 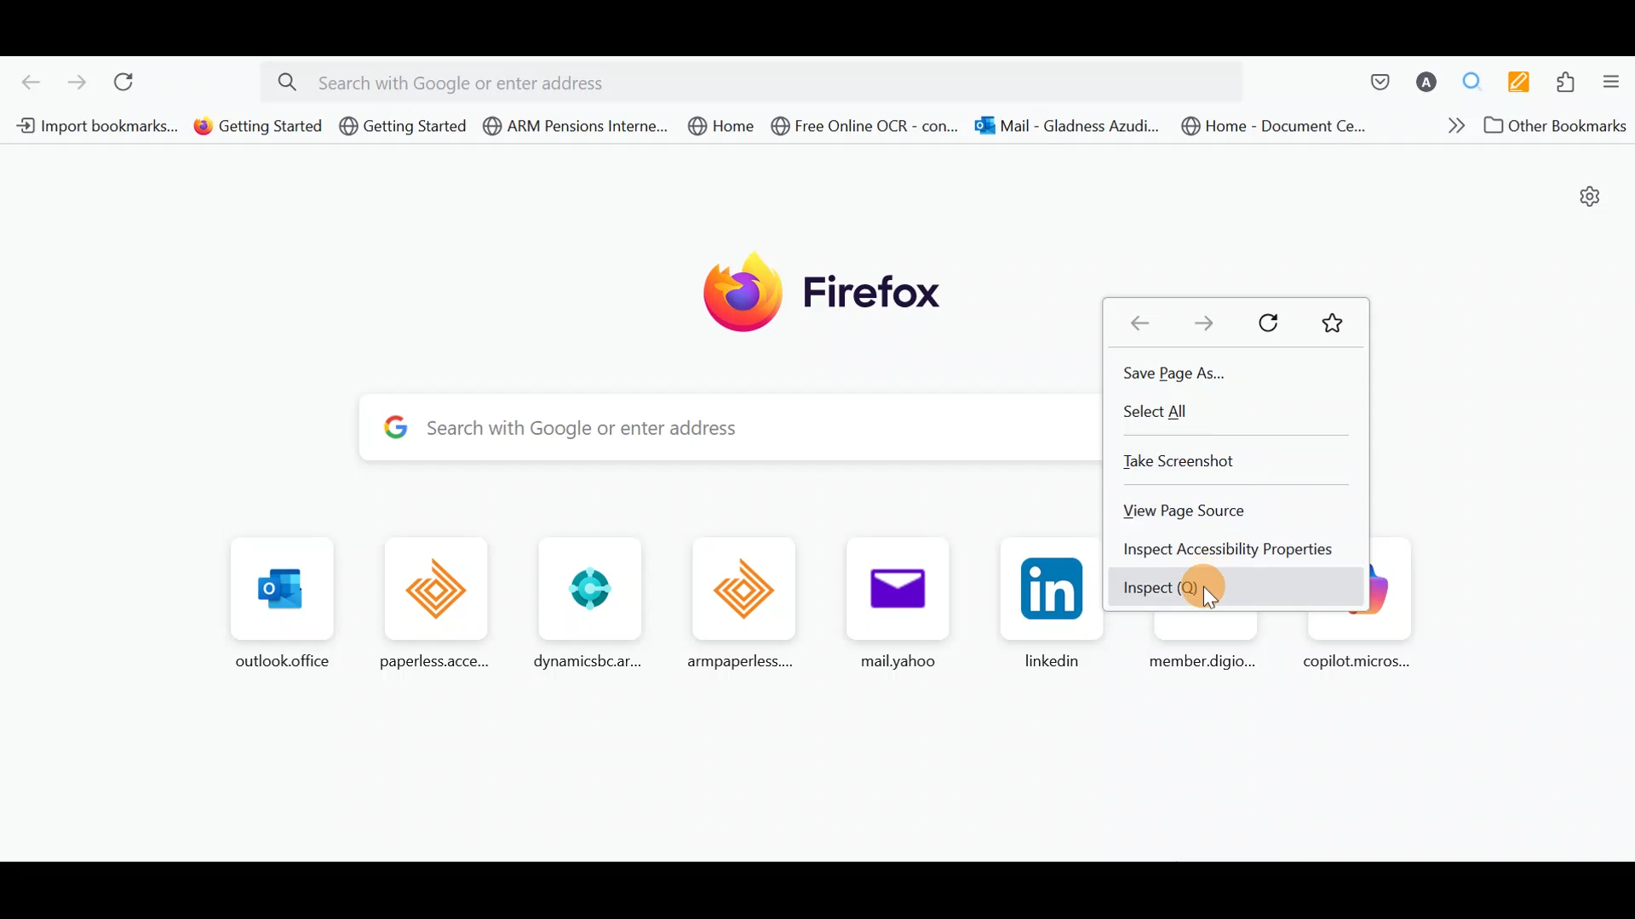 What do you see at coordinates (404, 128) in the screenshot?
I see `Bookmark 3` at bounding box center [404, 128].